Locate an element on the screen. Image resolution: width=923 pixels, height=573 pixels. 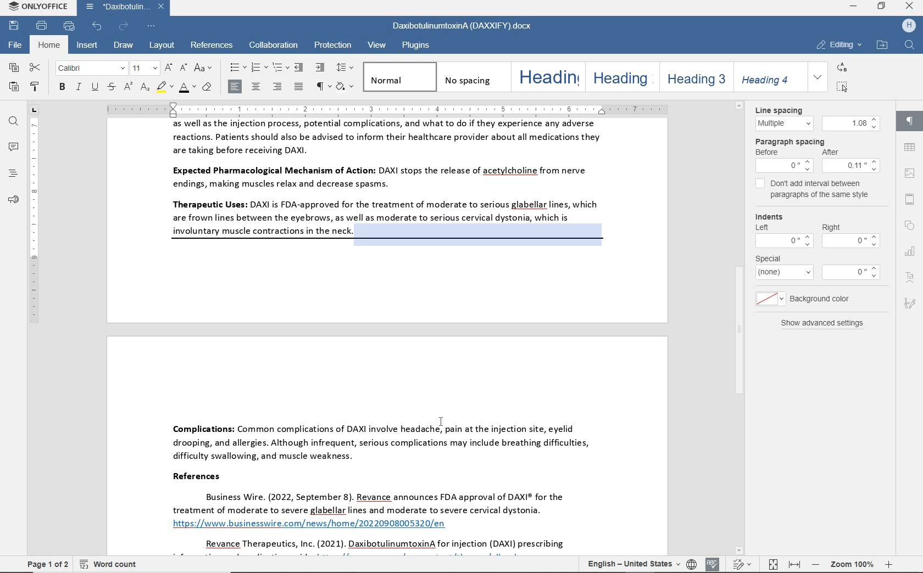
paragraph spacing is located at coordinates (818, 154).